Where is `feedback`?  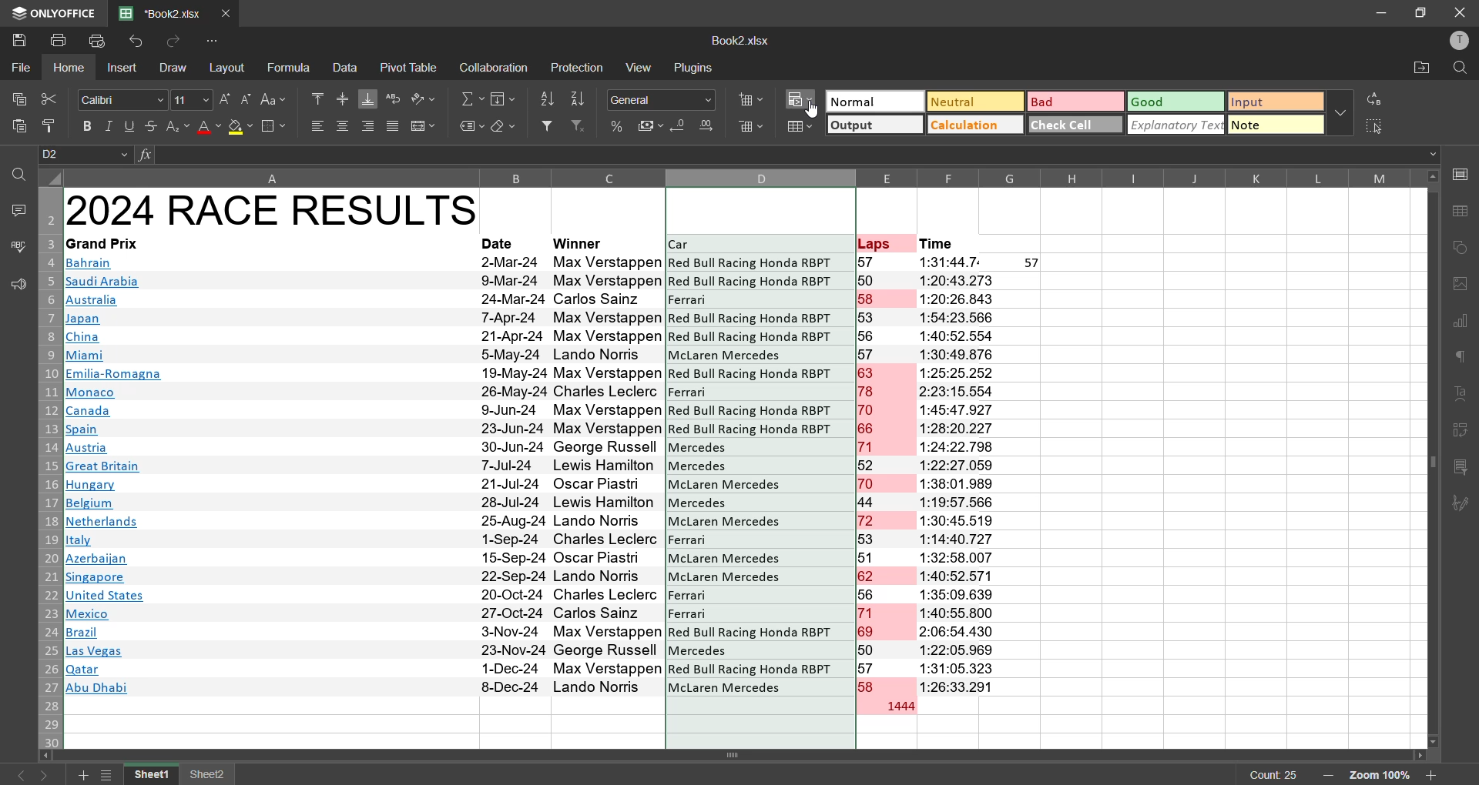
feedback is located at coordinates (15, 285).